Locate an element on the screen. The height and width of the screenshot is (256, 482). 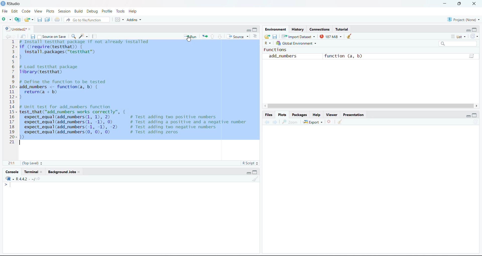
maximize is located at coordinates (255, 172).